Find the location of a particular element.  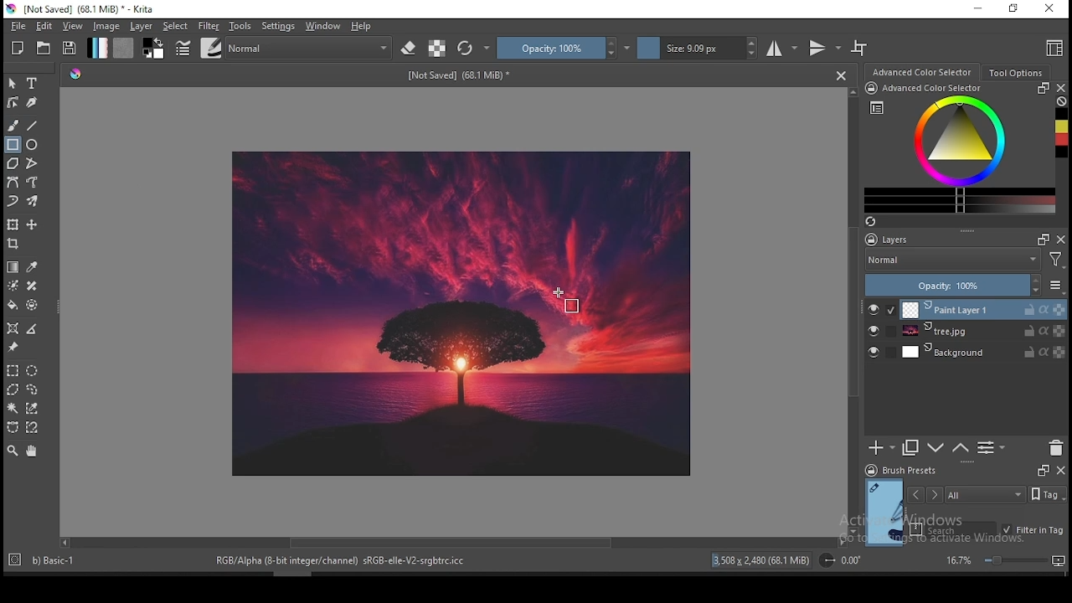

close docker is located at coordinates (1062, 88).